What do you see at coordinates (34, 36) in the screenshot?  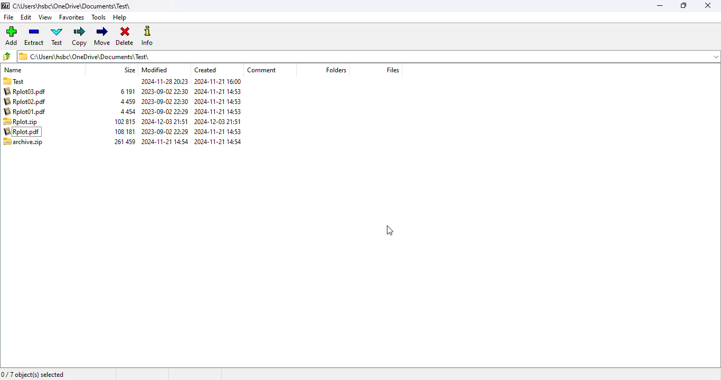 I see `extract` at bounding box center [34, 36].